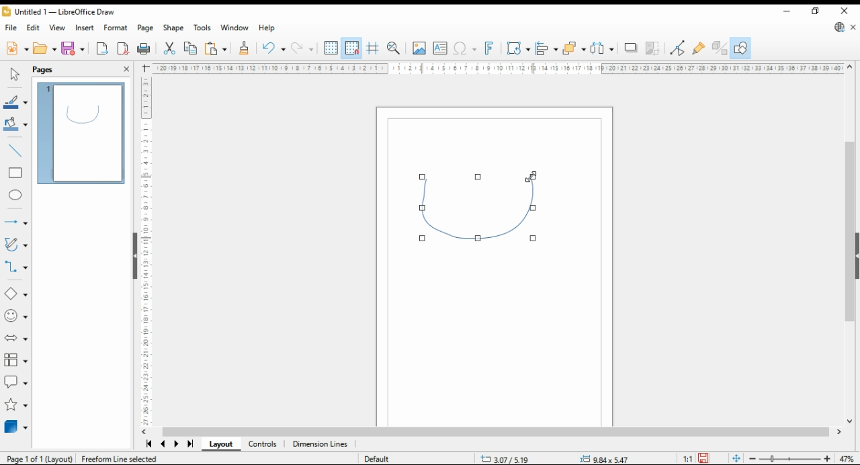 The image size is (860, 465). What do you see at coordinates (440, 49) in the screenshot?
I see `insert text box` at bounding box center [440, 49].